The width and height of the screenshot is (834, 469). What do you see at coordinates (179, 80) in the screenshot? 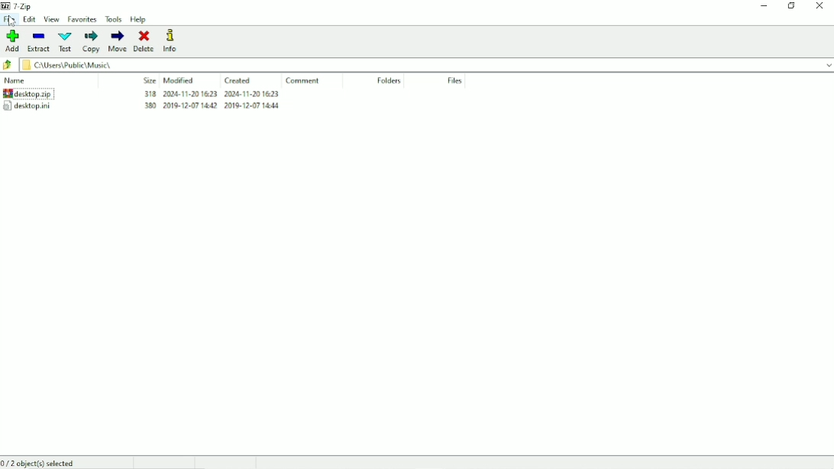
I see `Modified` at bounding box center [179, 80].